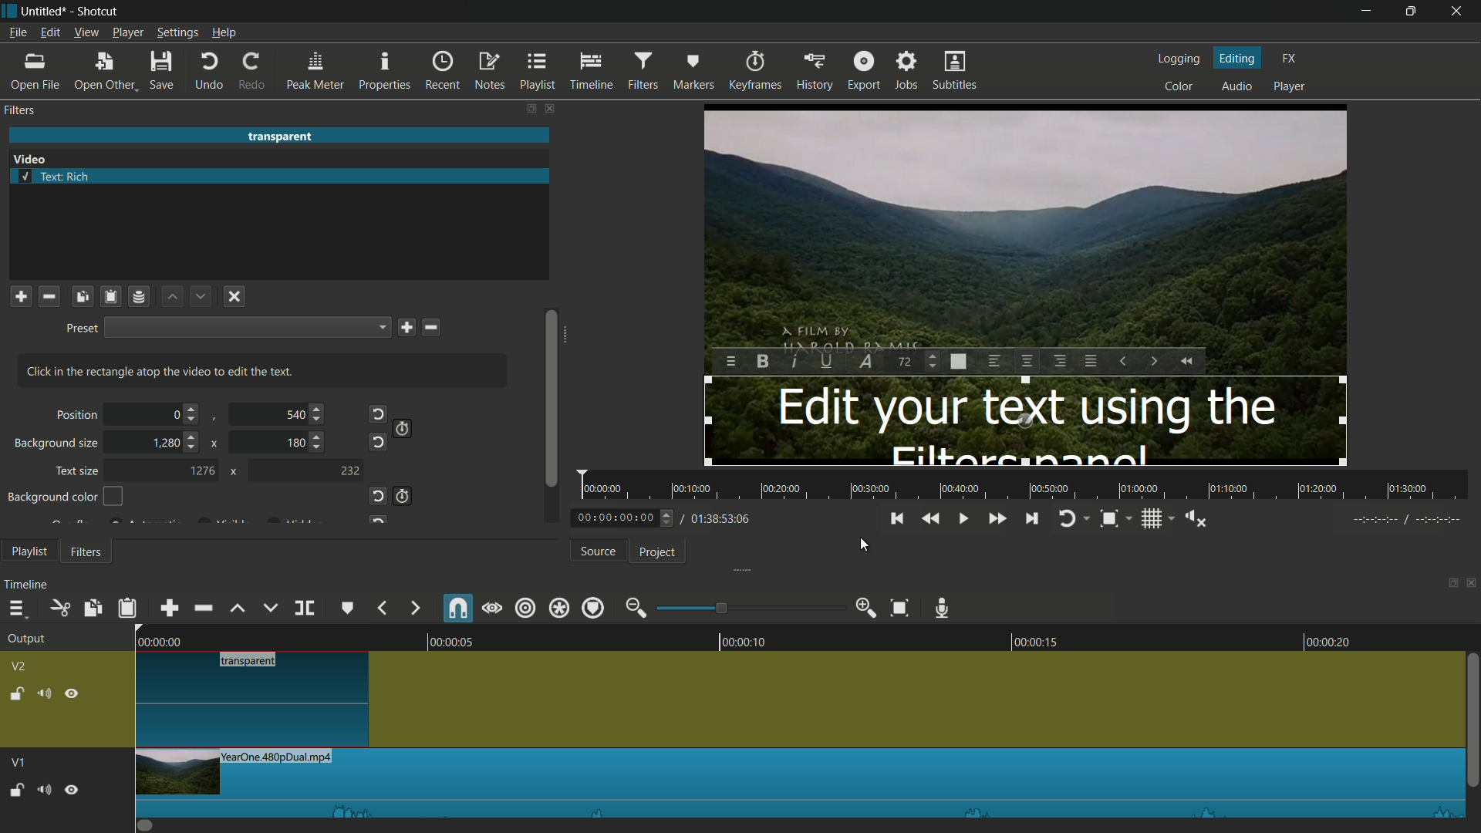  I want to click on align left, so click(993, 362).